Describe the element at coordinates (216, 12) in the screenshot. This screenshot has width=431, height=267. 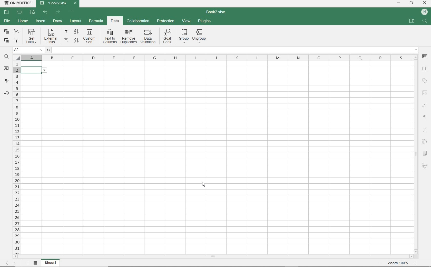
I see `DOCUMENT NAME` at that location.